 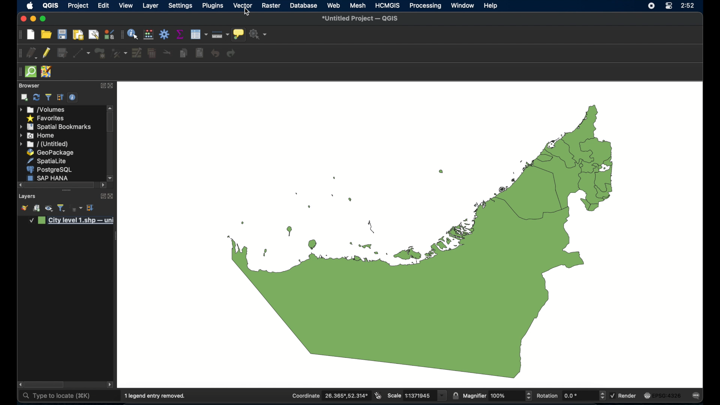 What do you see at coordinates (100, 52) in the screenshot?
I see `add polygon feature` at bounding box center [100, 52].